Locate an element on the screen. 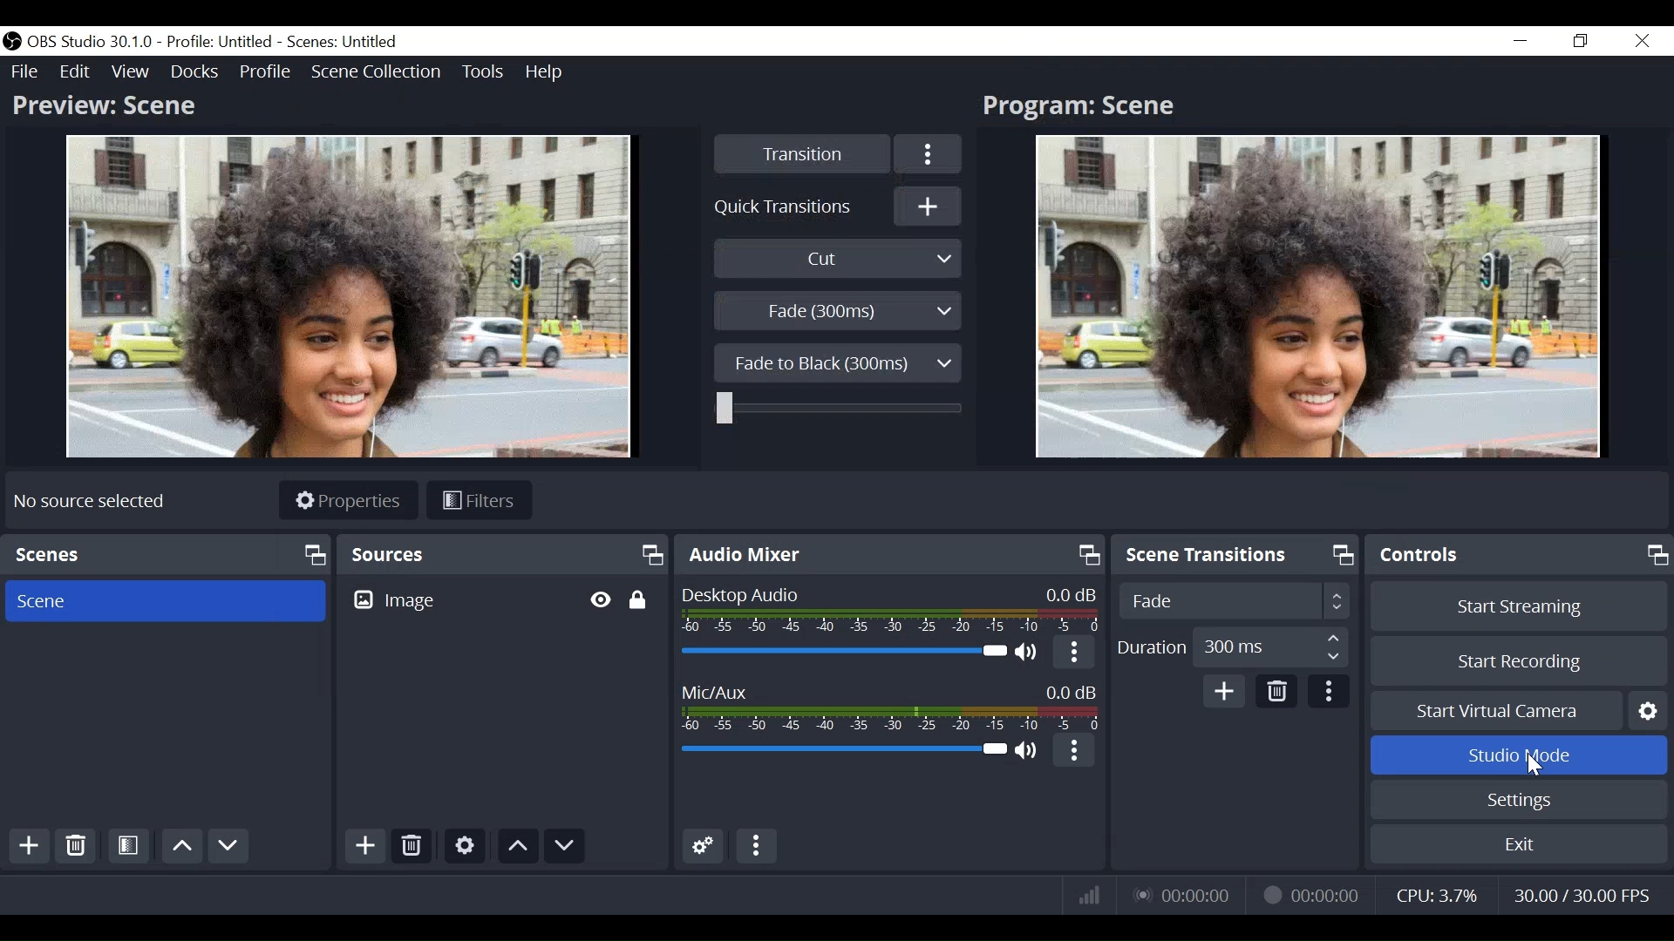 The height and width of the screenshot is (941, 1674). Desktop Audio is located at coordinates (840, 654).